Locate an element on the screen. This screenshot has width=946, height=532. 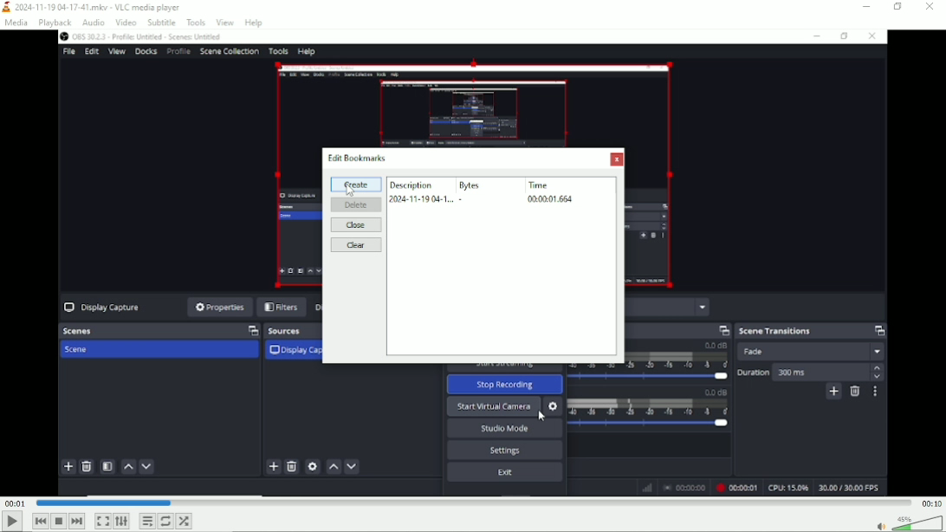
help is located at coordinates (256, 22).